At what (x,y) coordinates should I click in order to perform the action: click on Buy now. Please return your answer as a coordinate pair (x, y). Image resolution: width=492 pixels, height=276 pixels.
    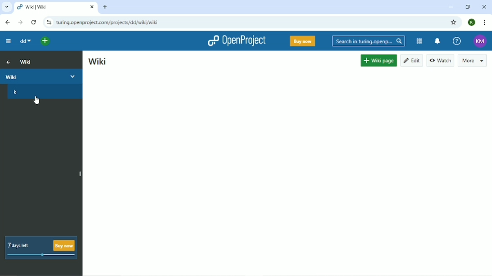
    Looking at the image, I should click on (302, 41).